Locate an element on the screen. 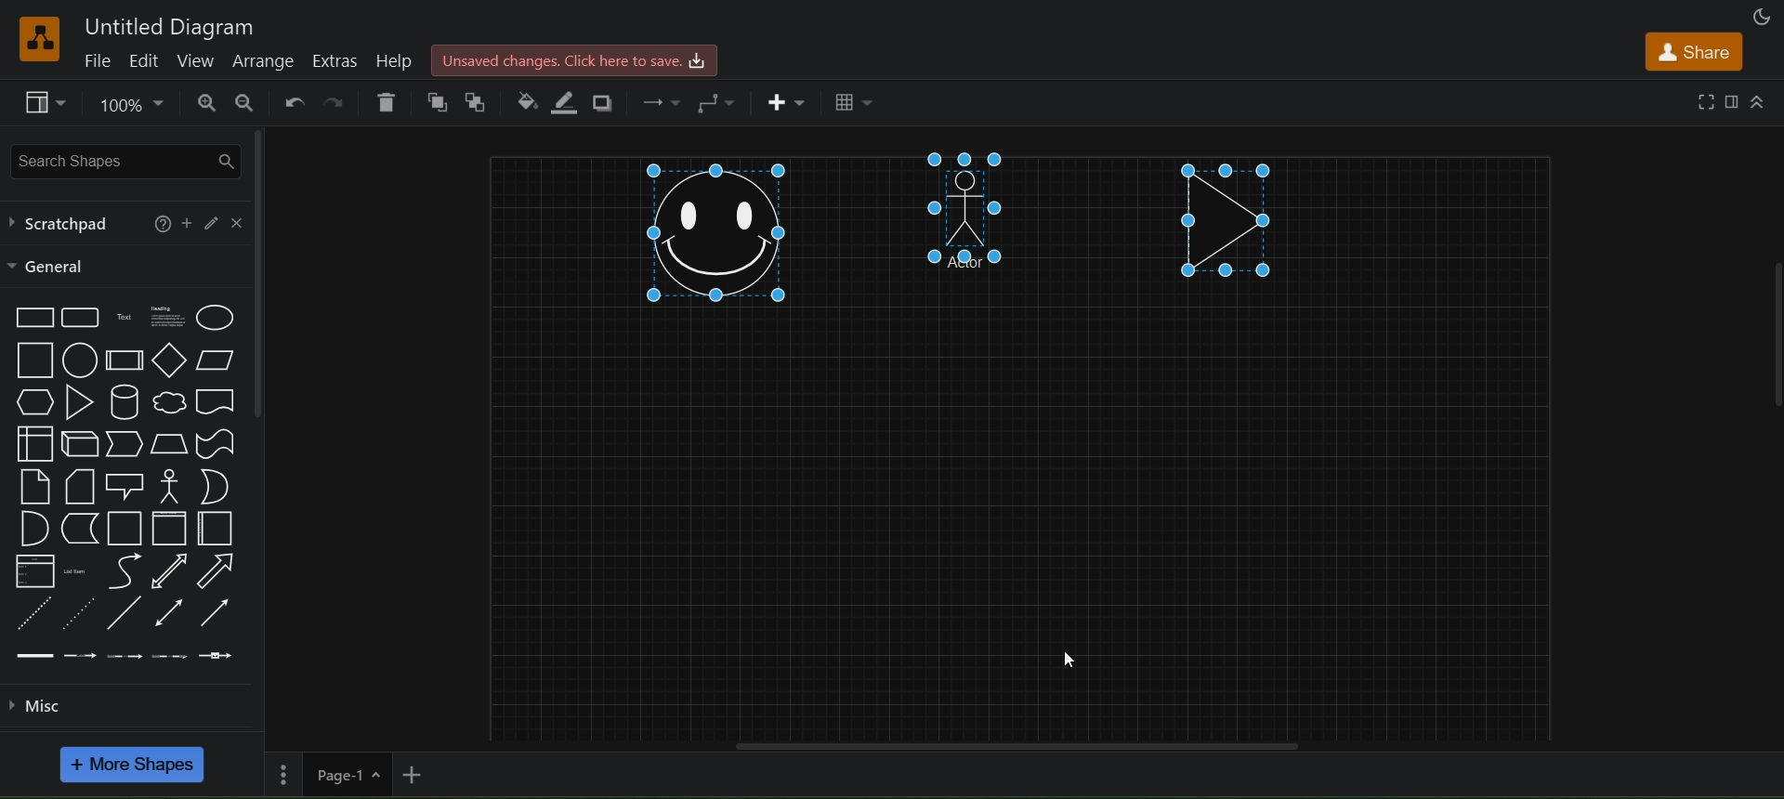  cube is located at coordinates (76, 443).